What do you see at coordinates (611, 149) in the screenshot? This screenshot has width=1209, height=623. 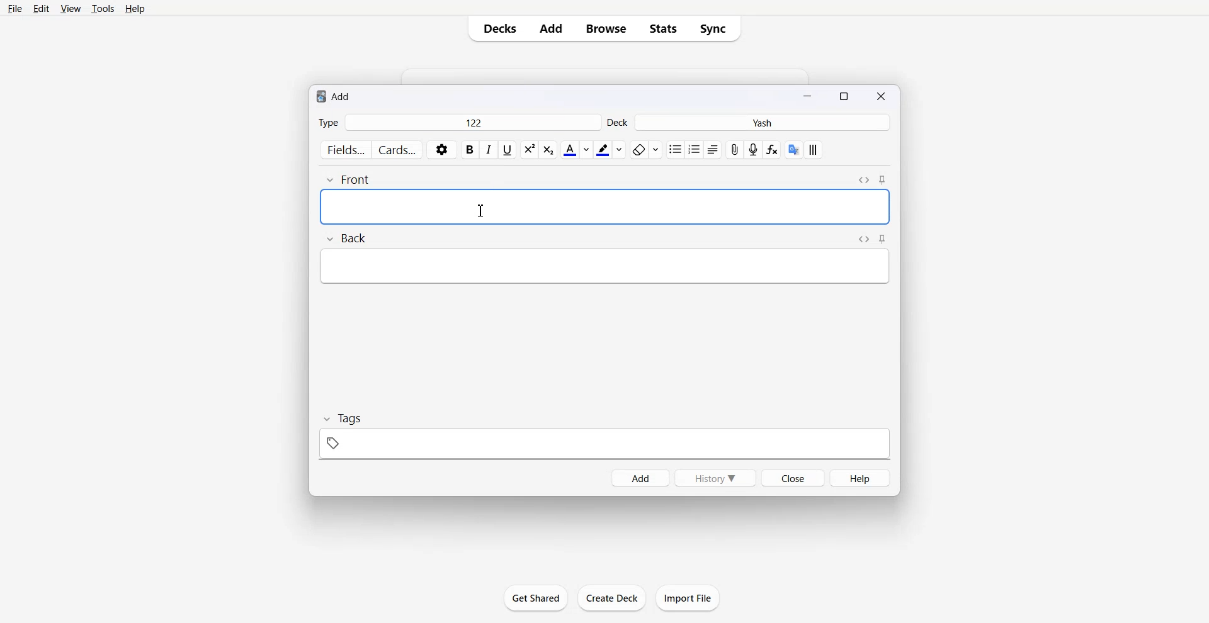 I see `Highlight text color` at bounding box center [611, 149].